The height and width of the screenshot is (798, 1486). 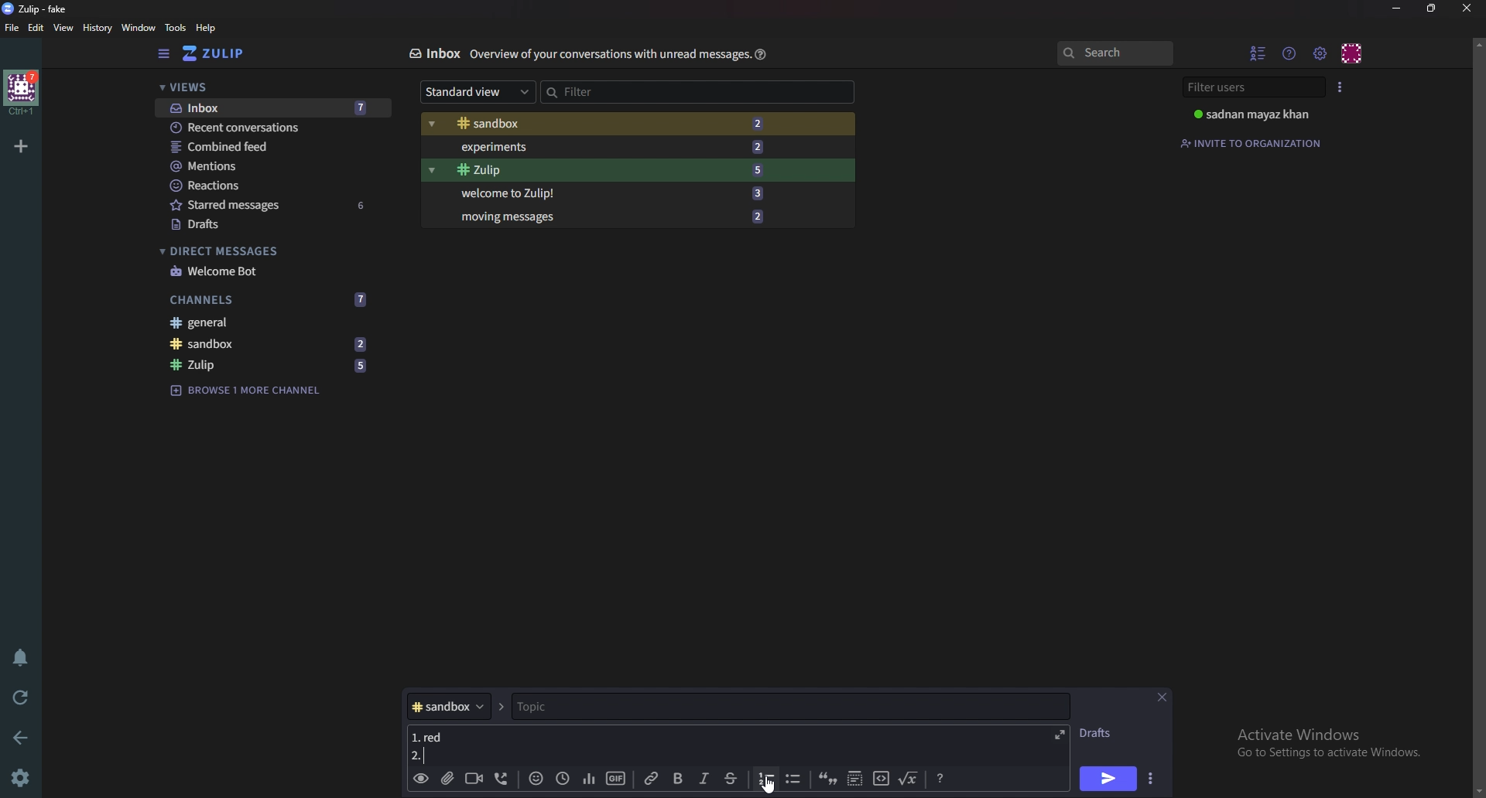 What do you see at coordinates (273, 128) in the screenshot?
I see `Recent conversations` at bounding box center [273, 128].